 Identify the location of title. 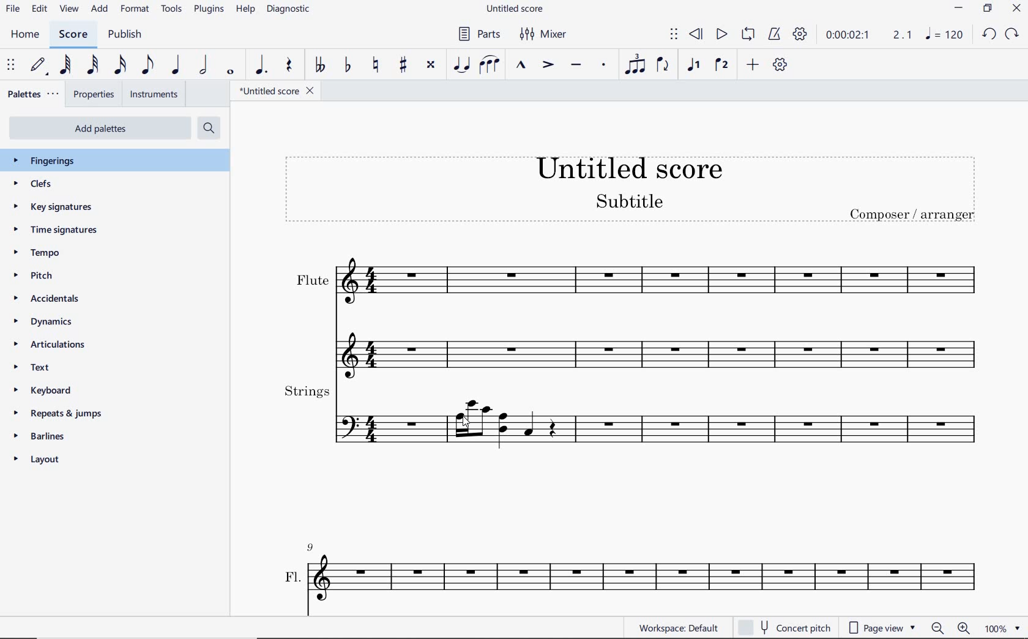
(629, 187).